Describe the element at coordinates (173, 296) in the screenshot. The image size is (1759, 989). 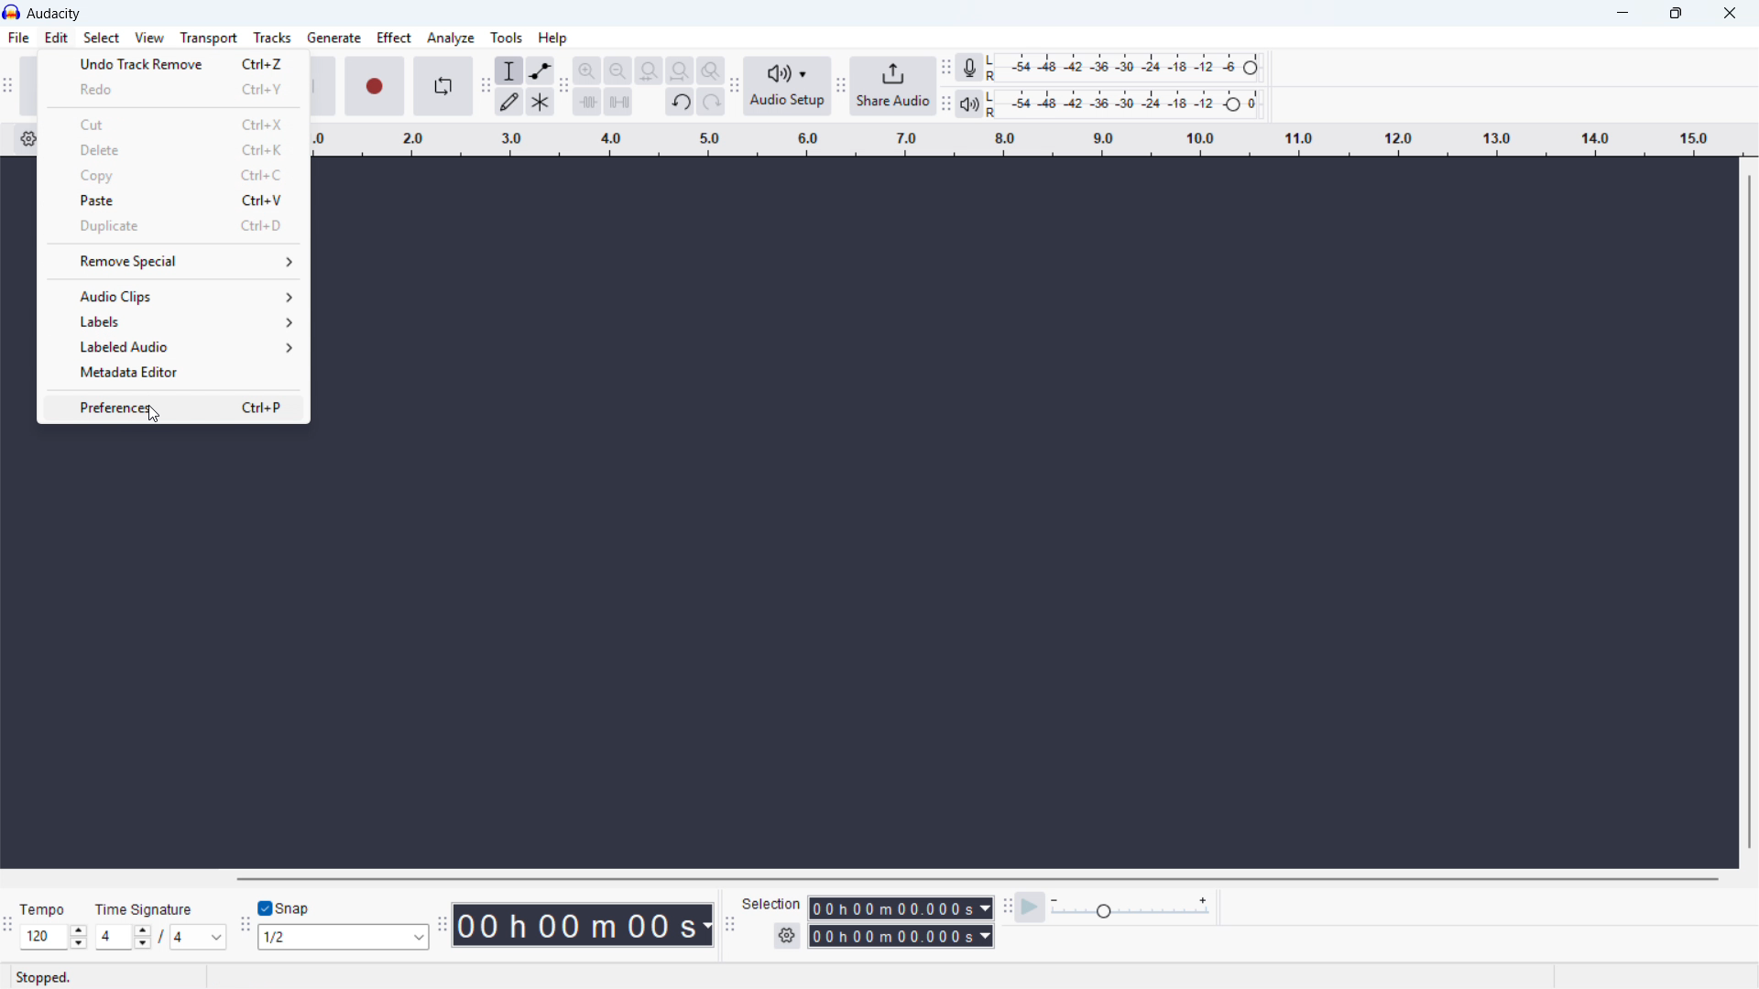
I see `audio clips` at that location.